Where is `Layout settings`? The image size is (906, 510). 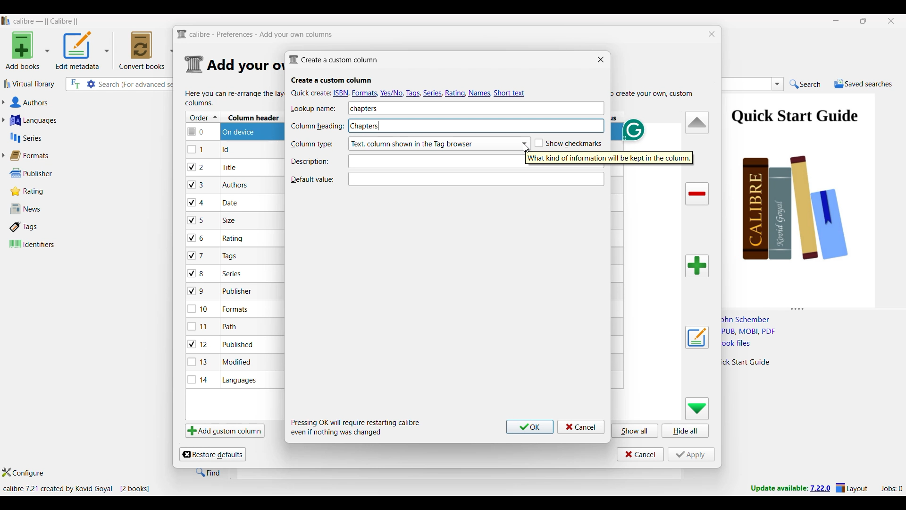 Layout settings is located at coordinates (852, 487).